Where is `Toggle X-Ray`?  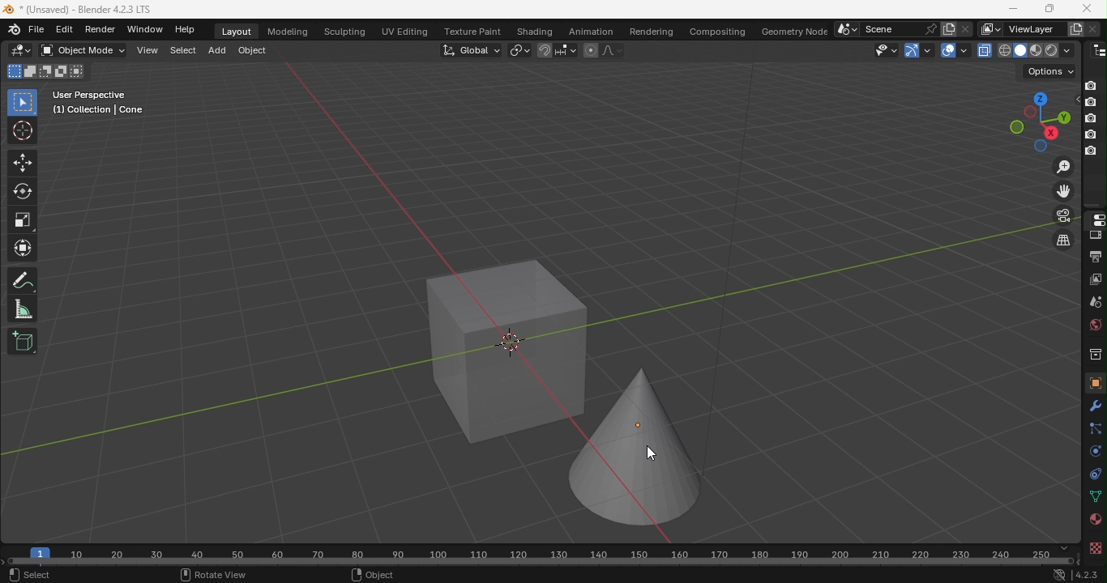
Toggle X-Ray is located at coordinates (985, 49).